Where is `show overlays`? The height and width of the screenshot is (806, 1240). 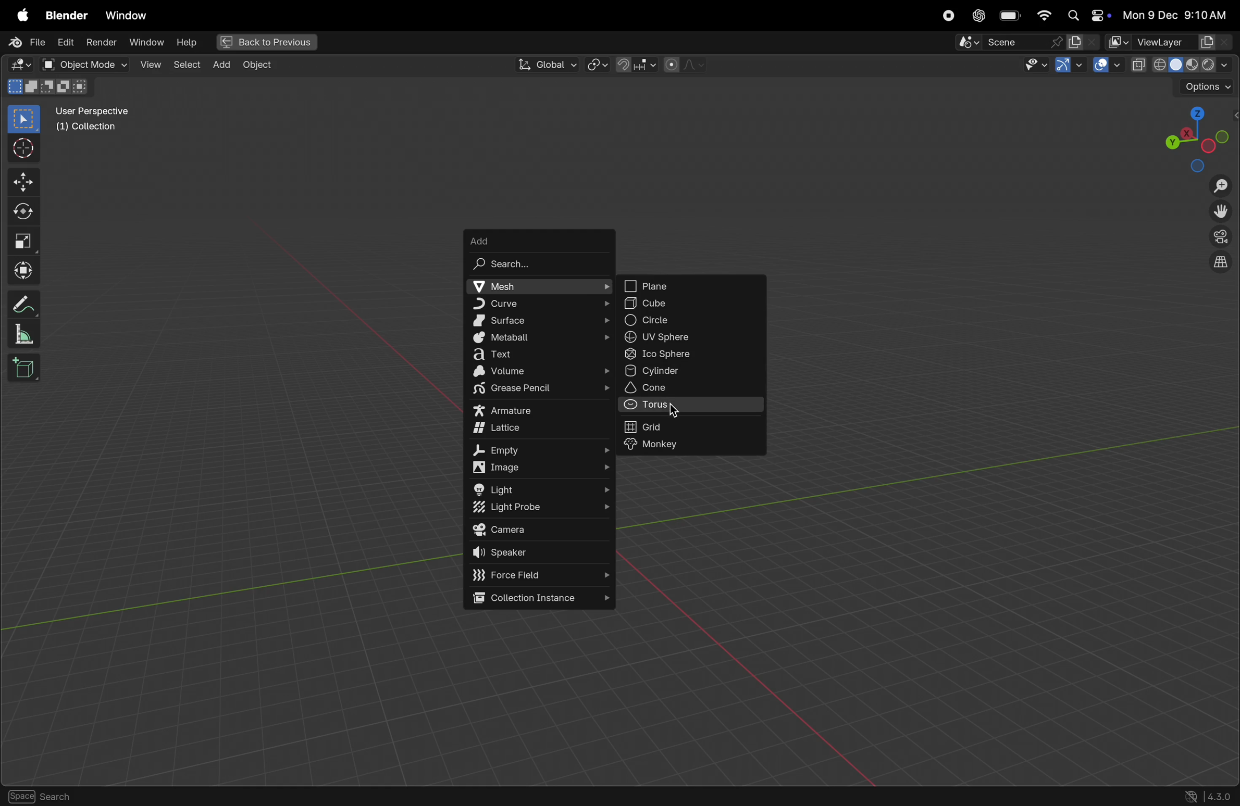 show overlays is located at coordinates (1108, 66).